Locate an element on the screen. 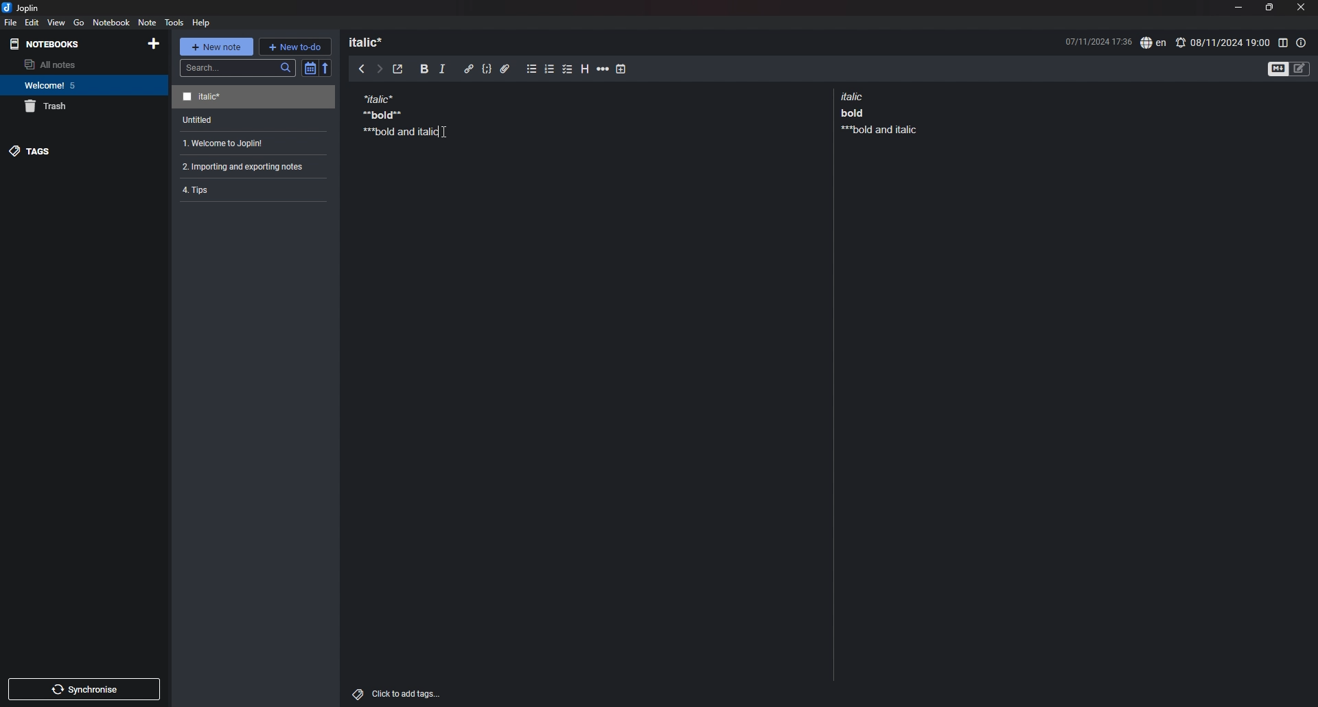 This screenshot has height=707, width=1318. joplin is located at coordinates (21, 8).